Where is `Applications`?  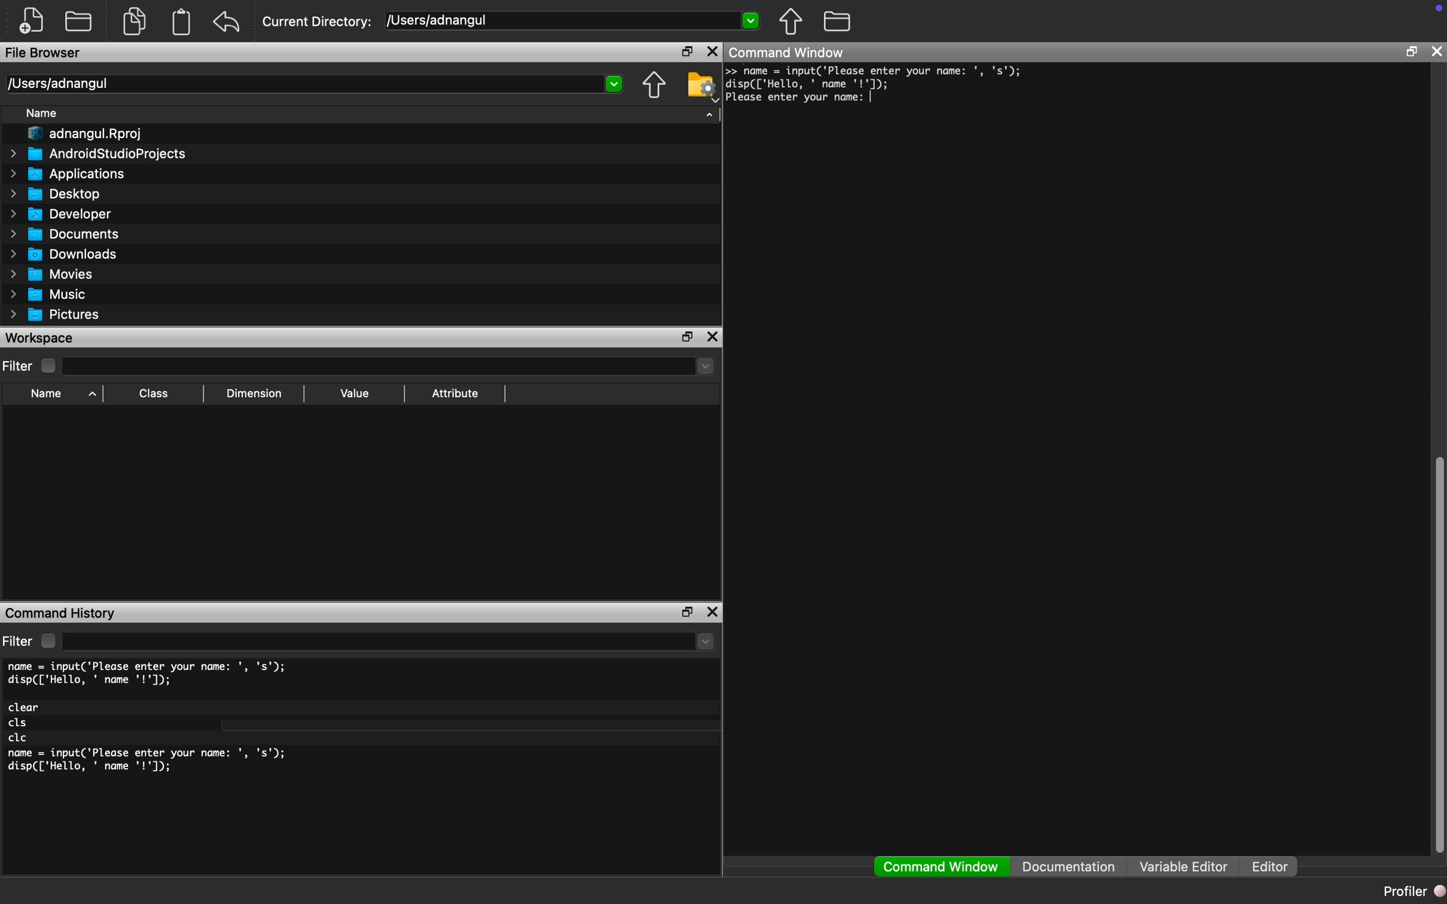 Applications is located at coordinates (69, 174).